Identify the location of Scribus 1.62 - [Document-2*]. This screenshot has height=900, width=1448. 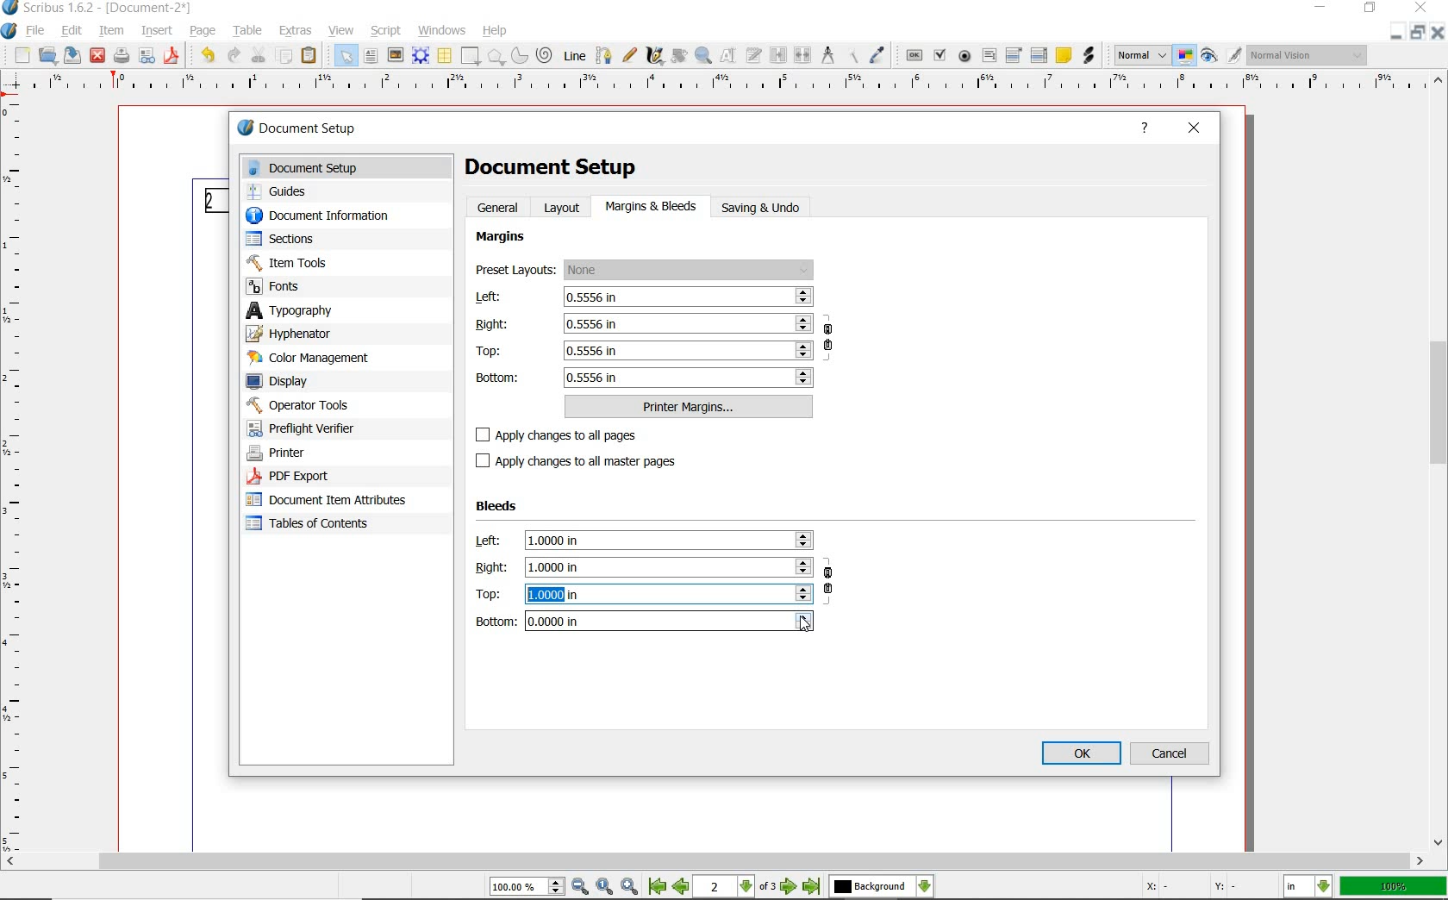
(99, 8).